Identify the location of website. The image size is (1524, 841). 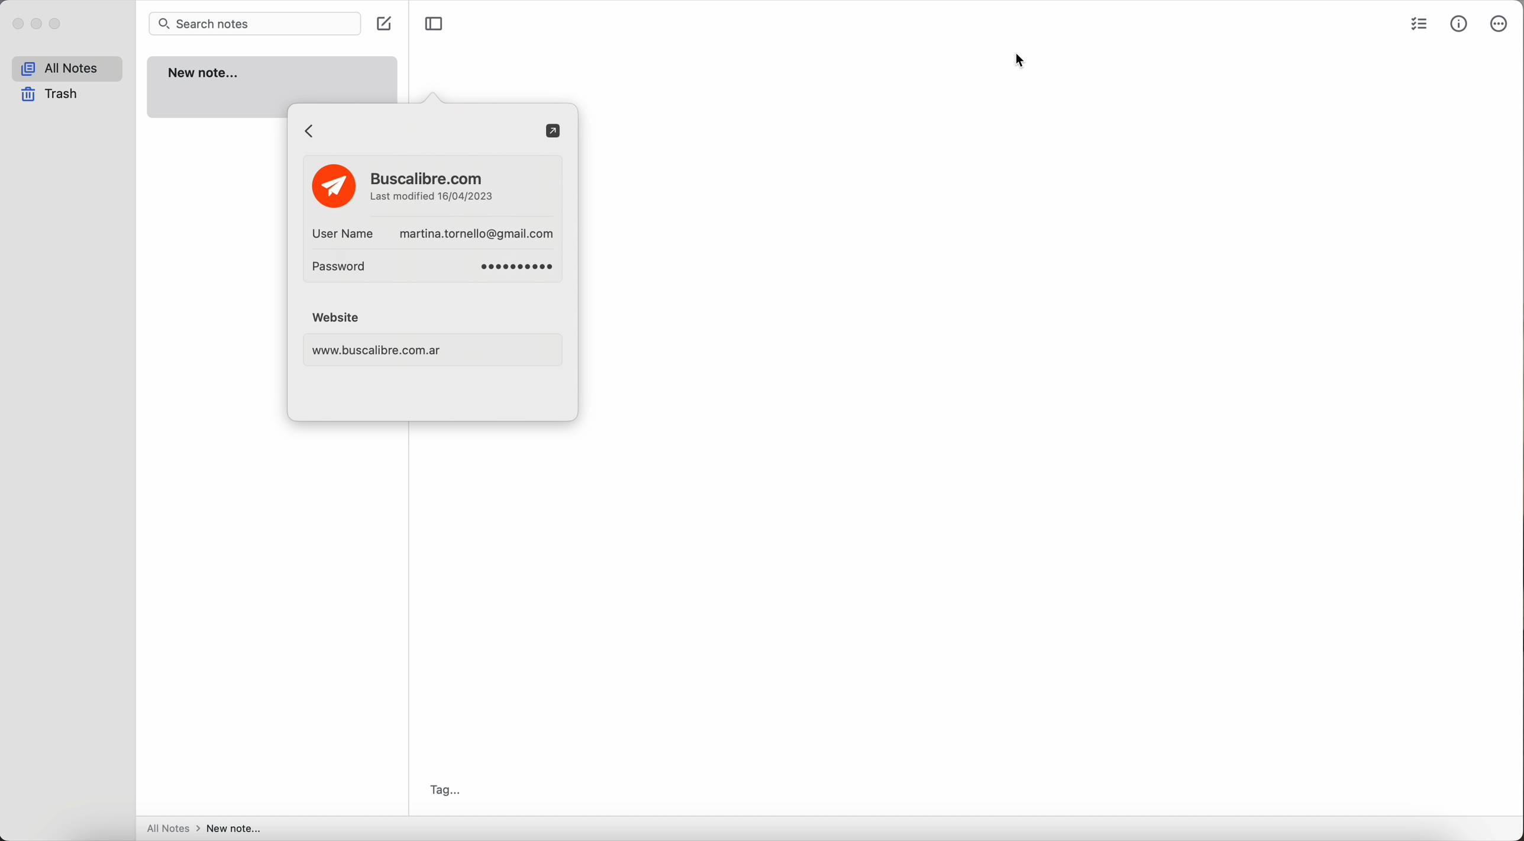
(437, 339).